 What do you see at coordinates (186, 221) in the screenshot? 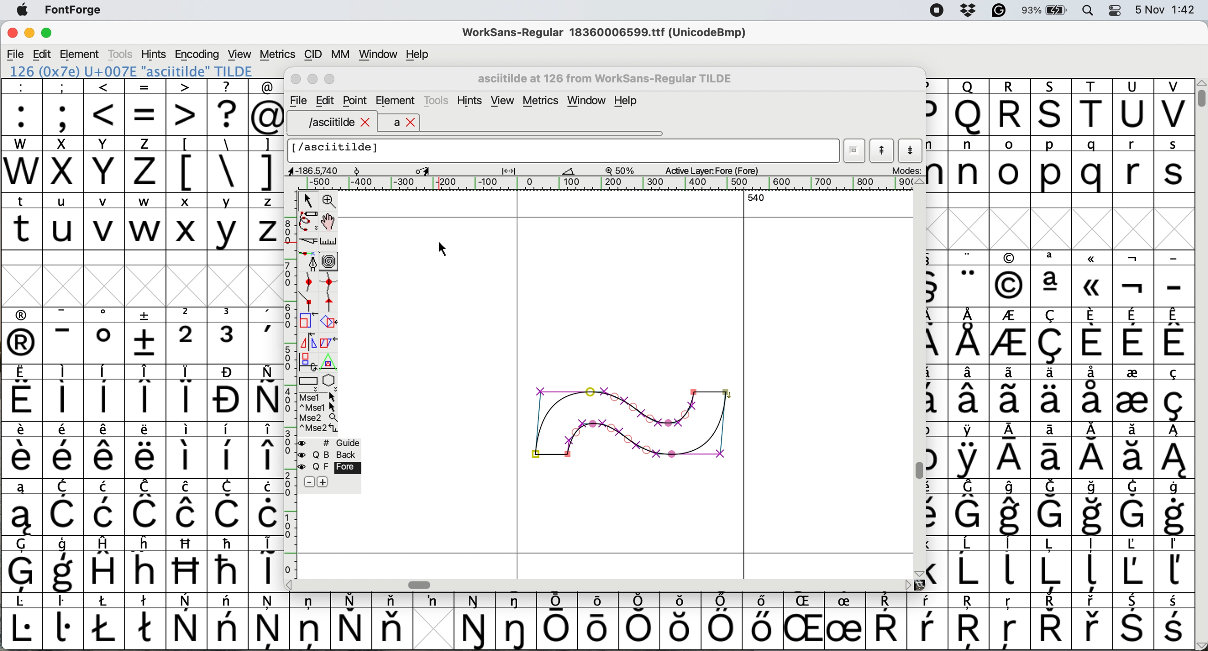
I see `x` at bounding box center [186, 221].